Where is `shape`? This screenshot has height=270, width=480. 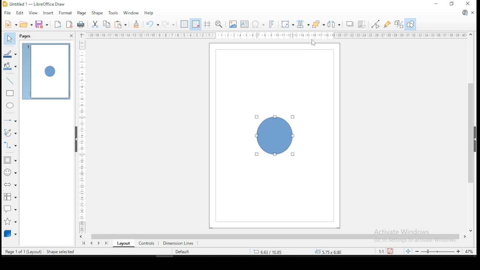
shape is located at coordinates (97, 13).